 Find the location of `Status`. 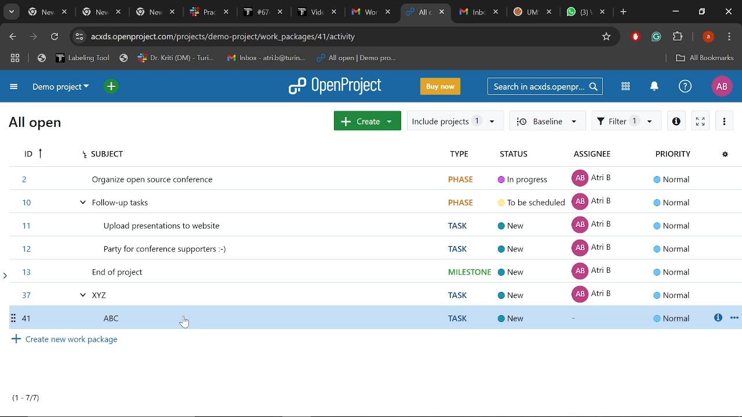

Status is located at coordinates (525, 155).